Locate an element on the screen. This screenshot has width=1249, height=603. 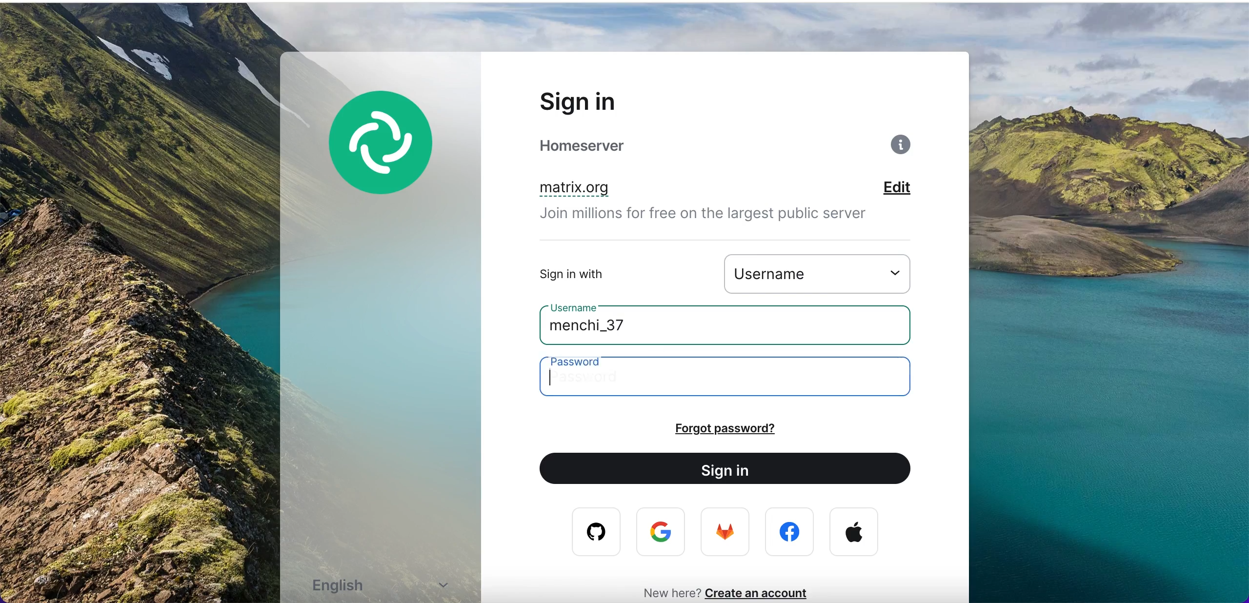
sign in with is located at coordinates (602, 274).